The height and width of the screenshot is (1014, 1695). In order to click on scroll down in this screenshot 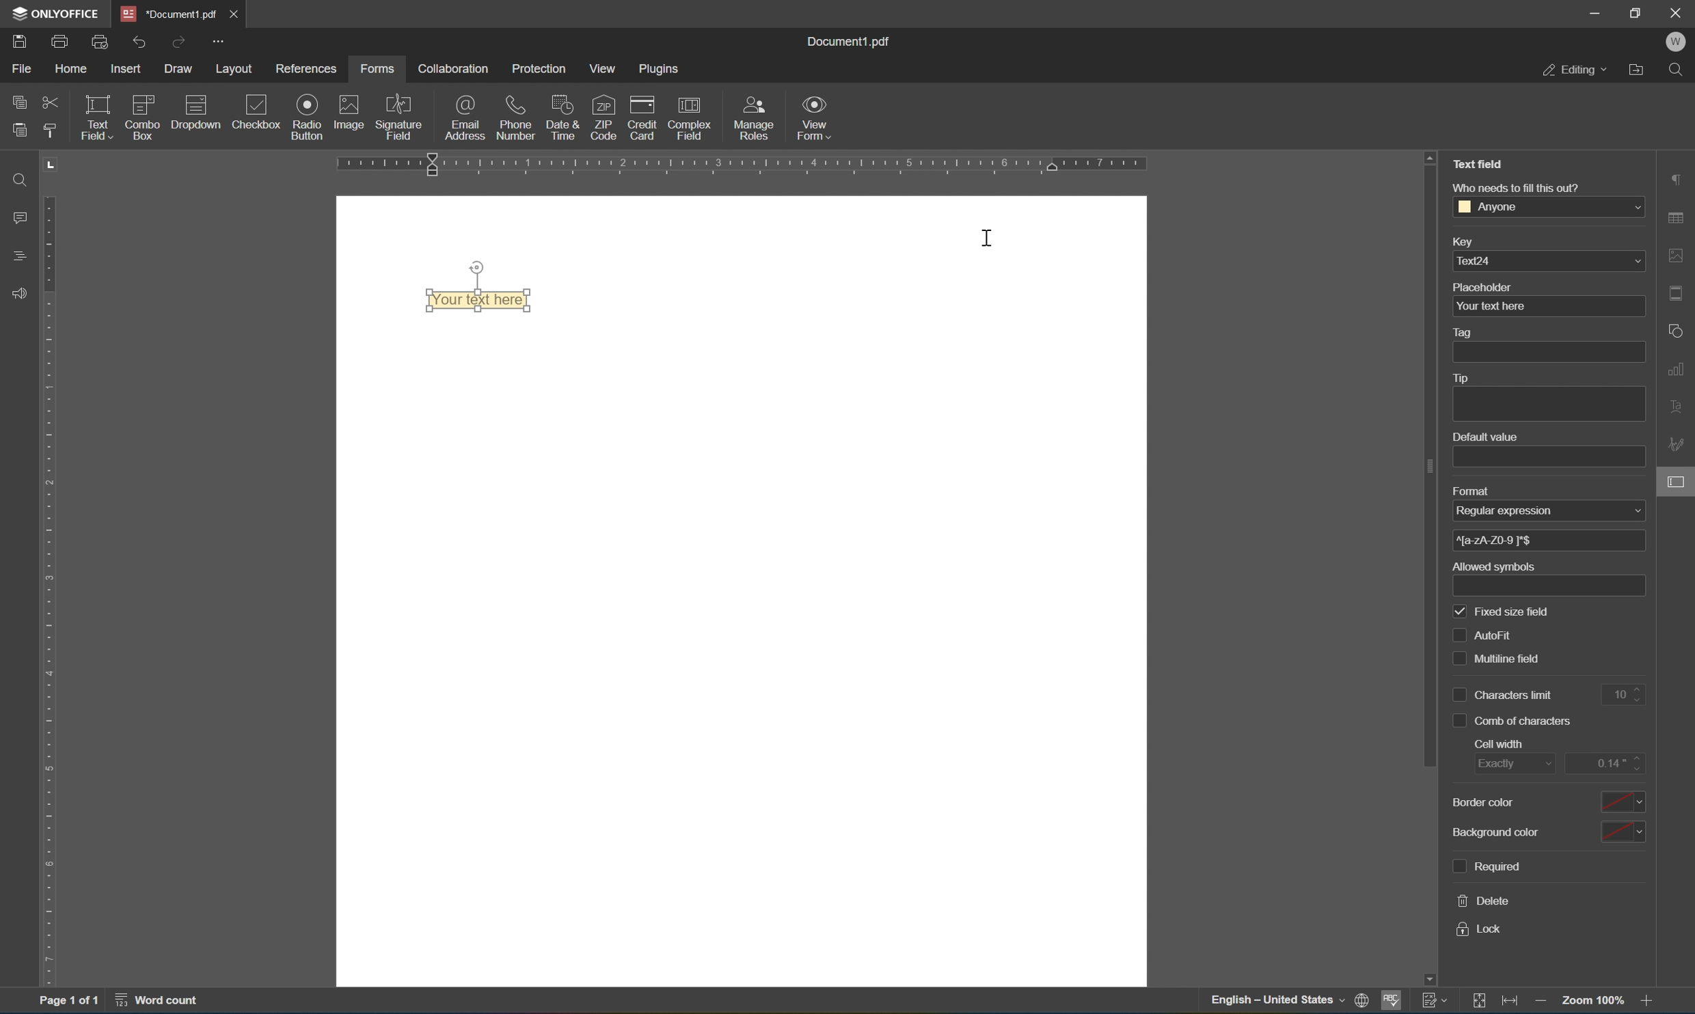, I will do `click(1428, 979)`.